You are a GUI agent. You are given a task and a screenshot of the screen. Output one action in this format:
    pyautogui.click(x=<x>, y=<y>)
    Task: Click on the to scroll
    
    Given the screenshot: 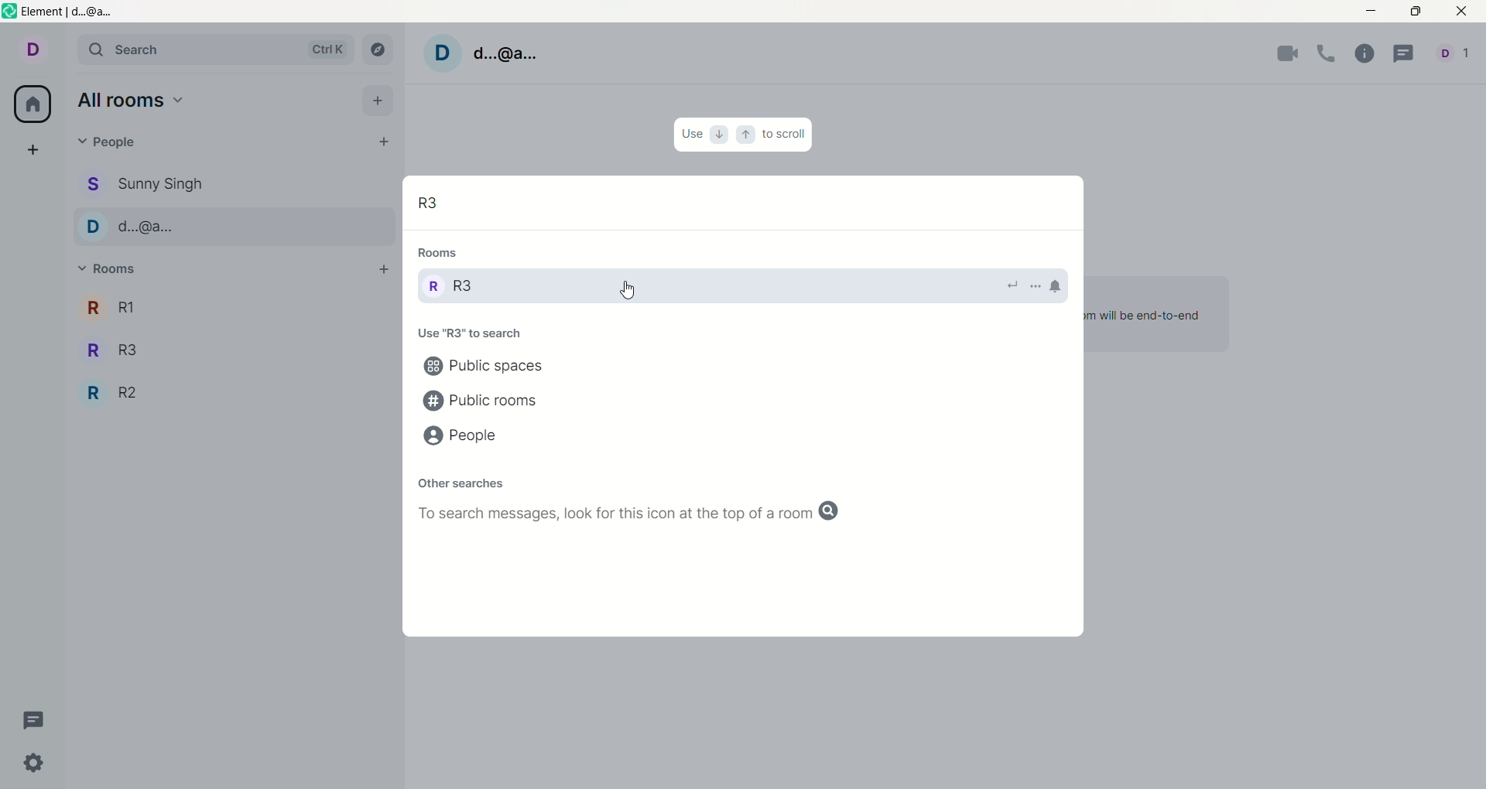 What is the action you would take?
    pyautogui.click(x=786, y=132)
    